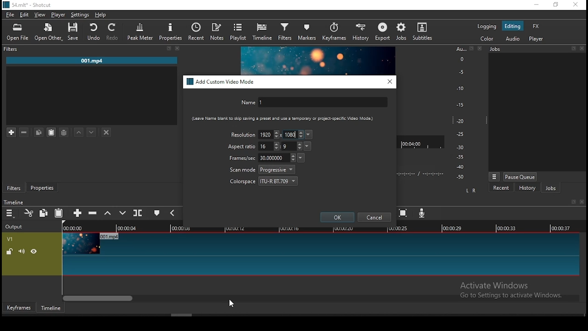  Describe the element at coordinates (22, 251) in the screenshot. I see `volume` at that location.